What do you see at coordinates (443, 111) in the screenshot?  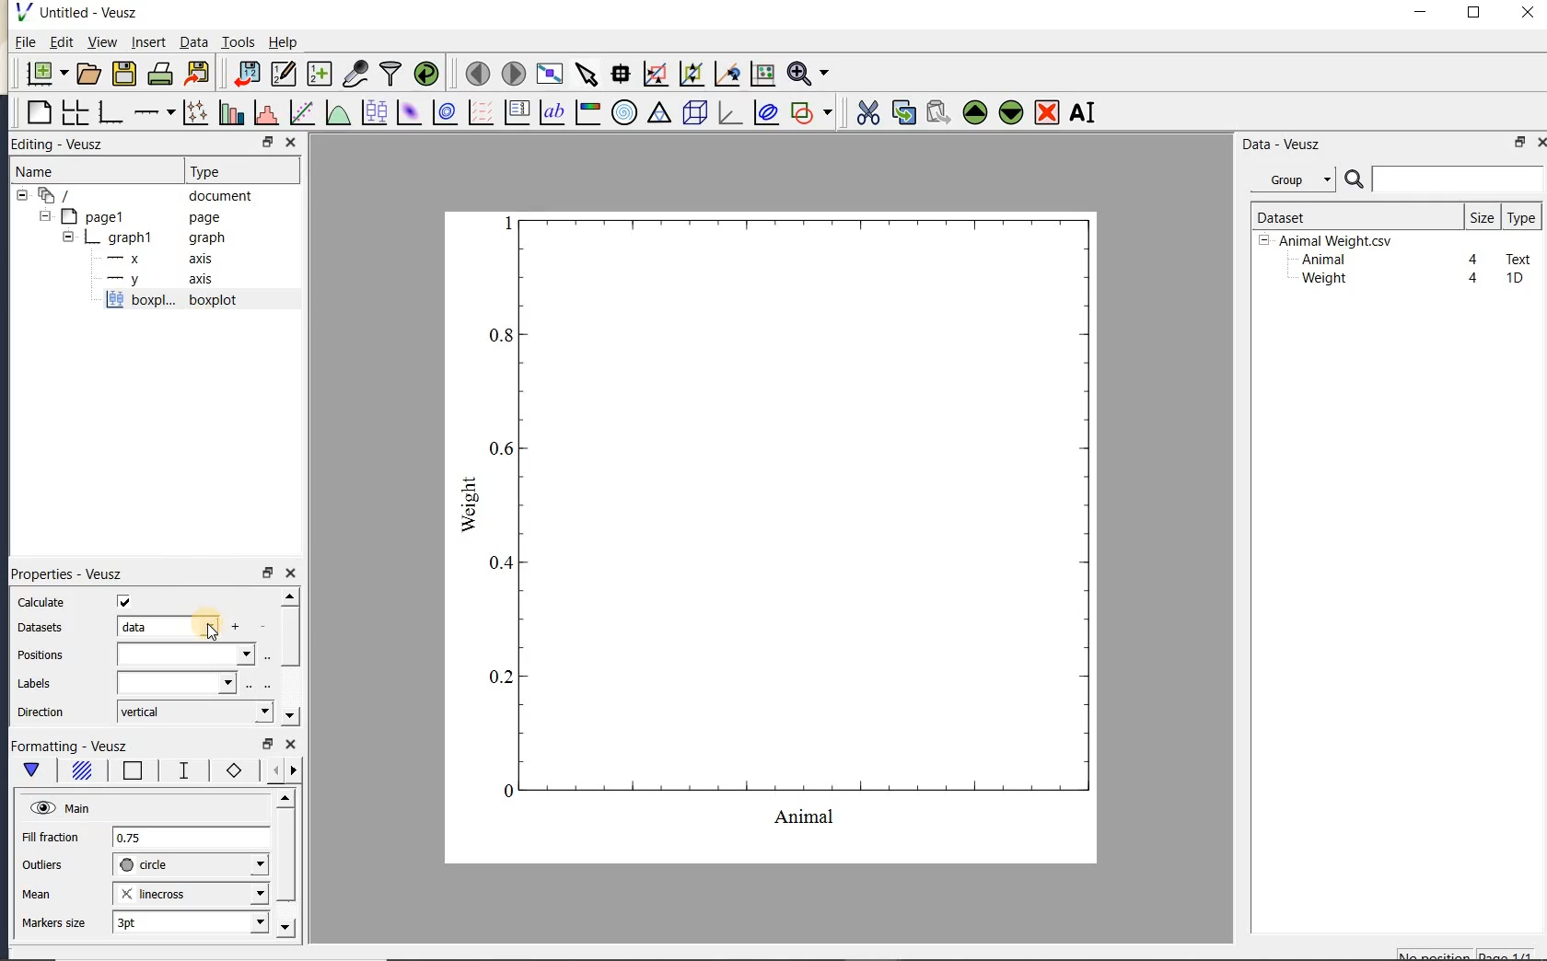 I see `plot a 2d dataset as contours` at bounding box center [443, 111].